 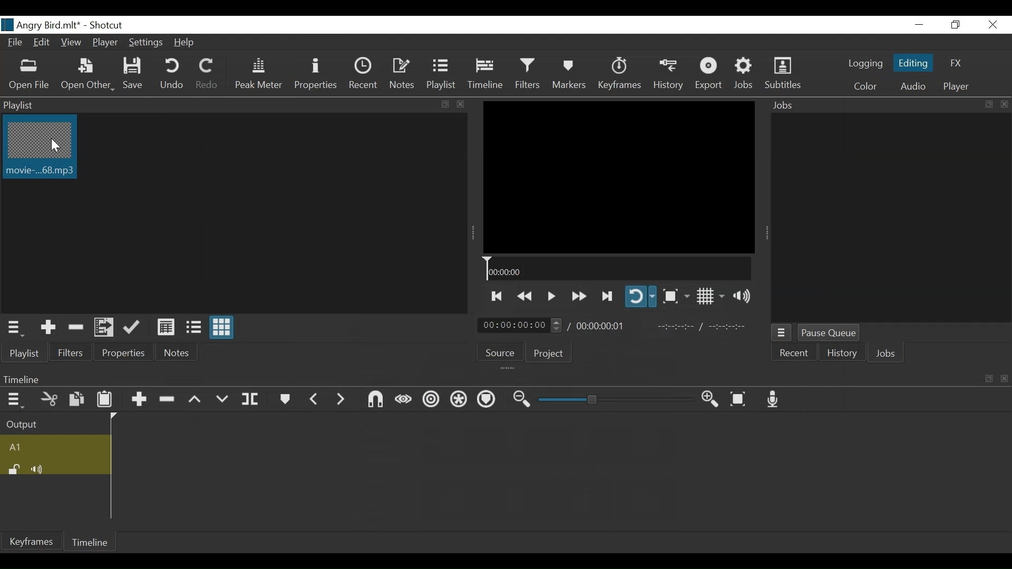 What do you see at coordinates (710, 75) in the screenshot?
I see `Export` at bounding box center [710, 75].